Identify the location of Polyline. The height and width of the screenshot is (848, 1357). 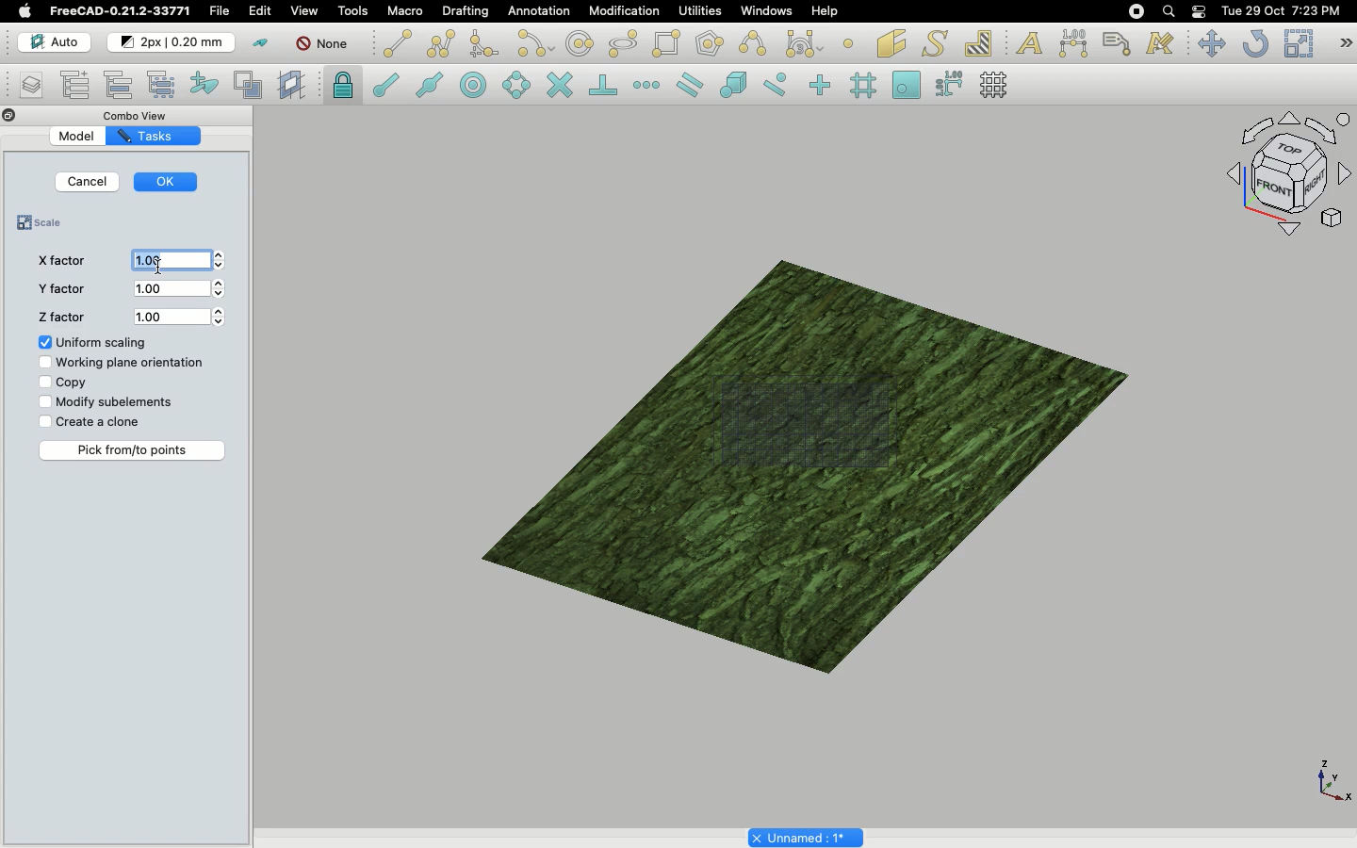
(441, 43).